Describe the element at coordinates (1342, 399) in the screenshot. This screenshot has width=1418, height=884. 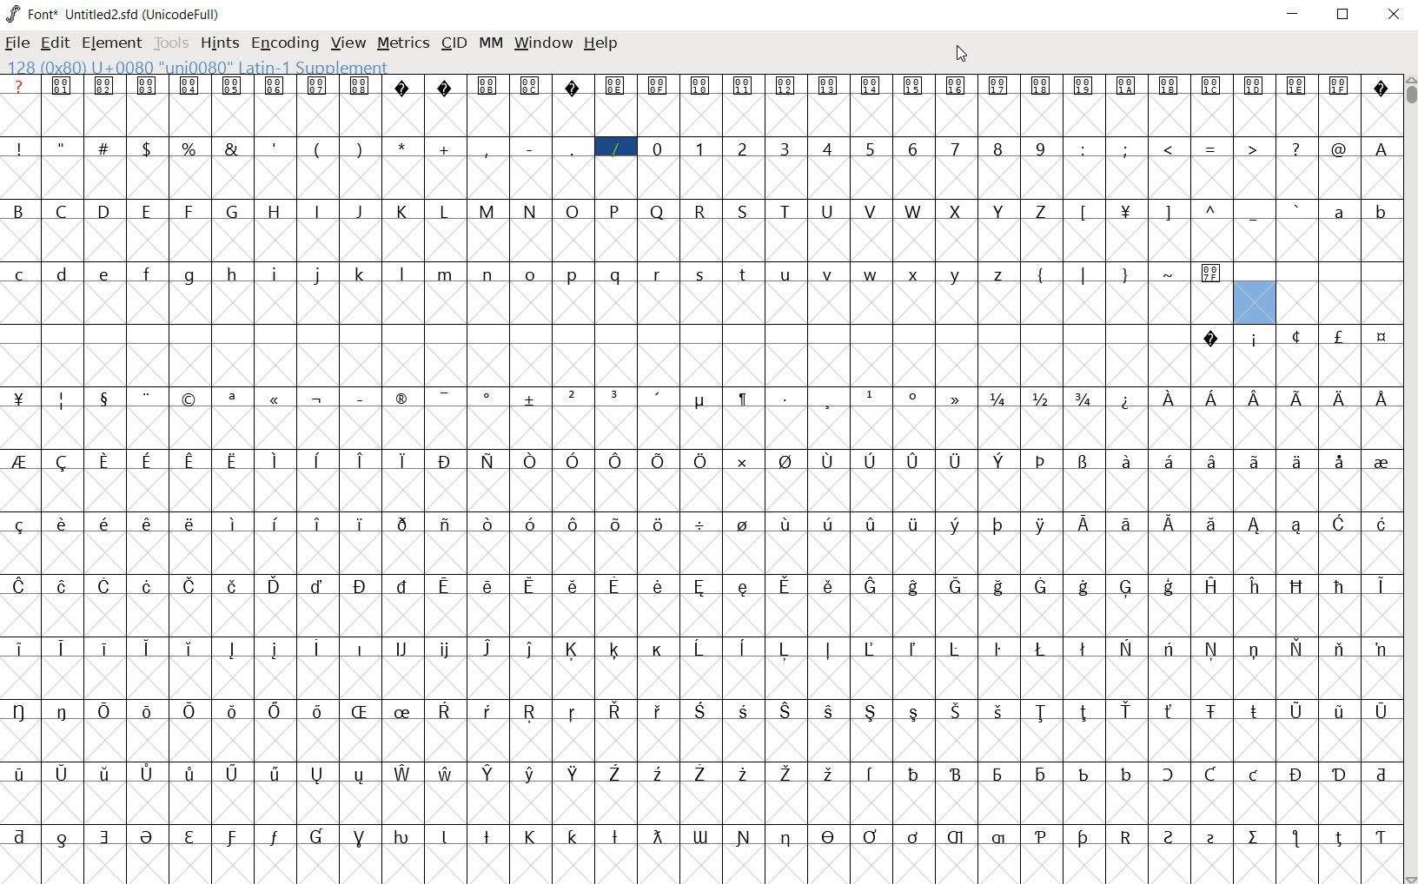
I see `glyph` at that location.